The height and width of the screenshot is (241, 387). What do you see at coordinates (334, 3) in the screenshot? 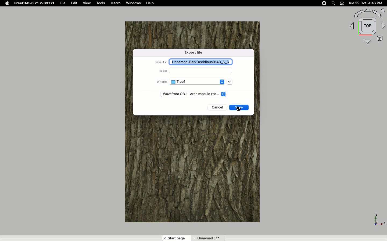
I see `Search` at bounding box center [334, 3].